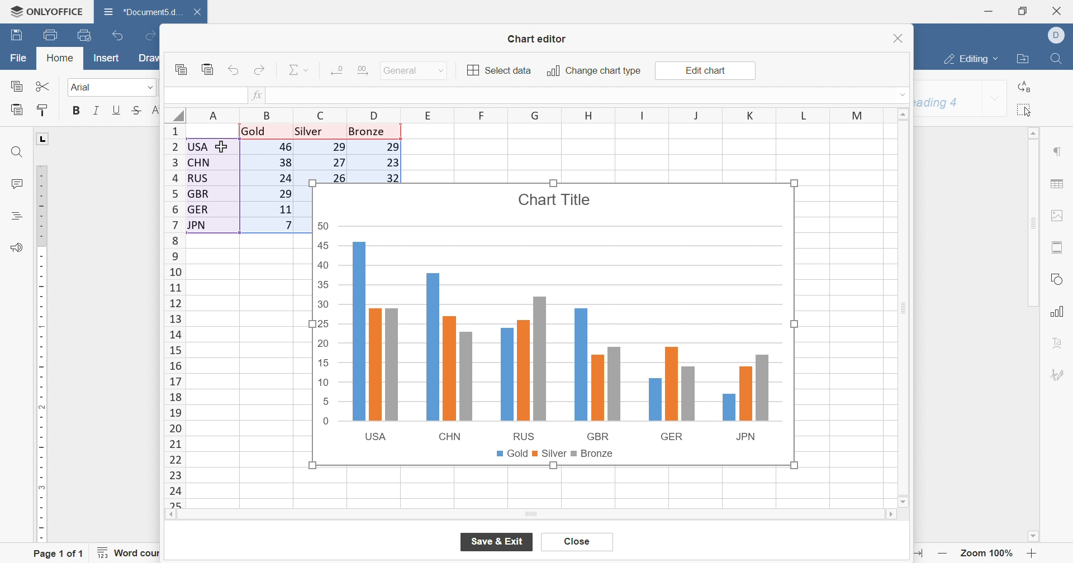 The height and width of the screenshot is (563, 1073). What do you see at coordinates (500, 70) in the screenshot?
I see `select data` at bounding box center [500, 70].